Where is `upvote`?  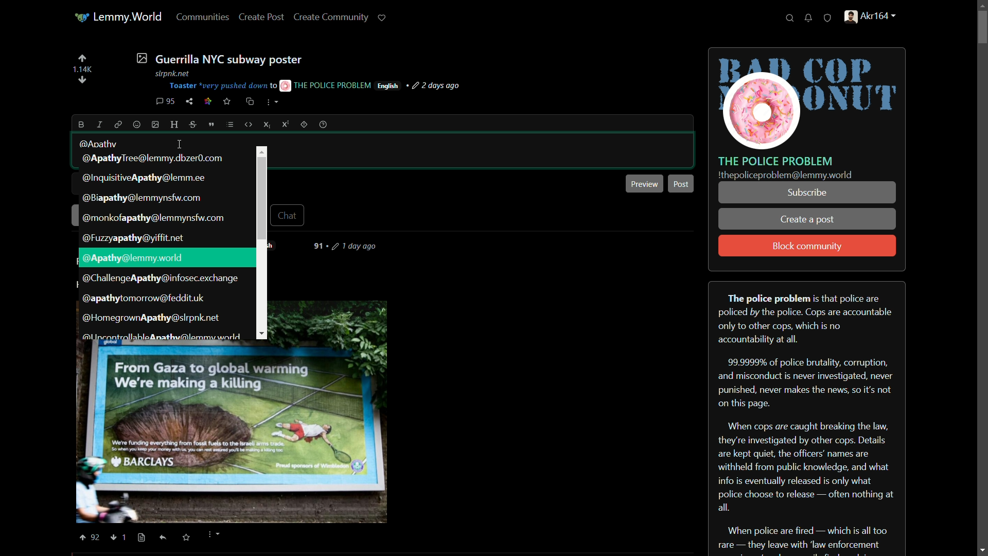 upvote is located at coordinates (82, 58).